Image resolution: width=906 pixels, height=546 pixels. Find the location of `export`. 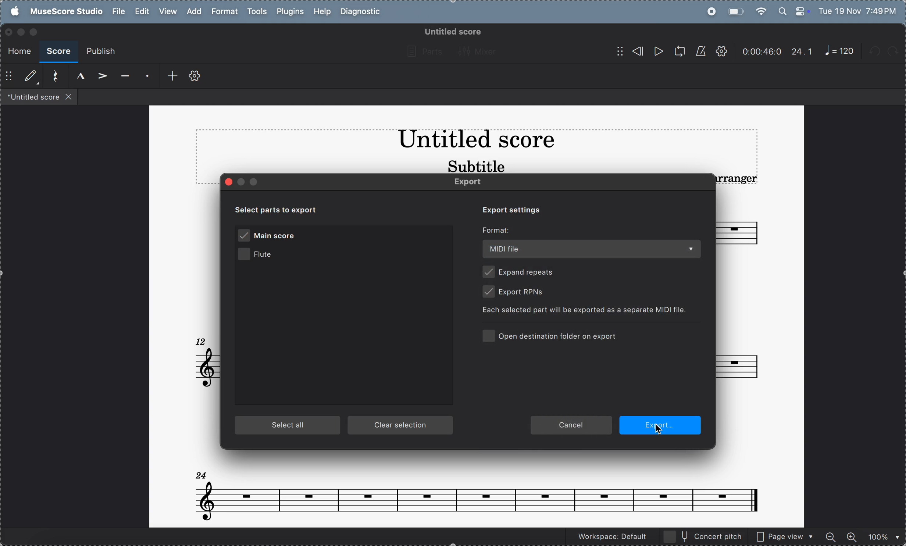

export is located at coordinates (662, 426).